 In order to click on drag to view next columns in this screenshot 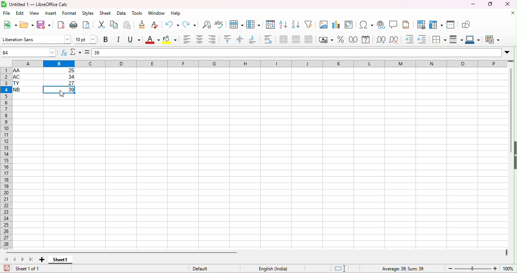, I will do `click(506, 252)`.